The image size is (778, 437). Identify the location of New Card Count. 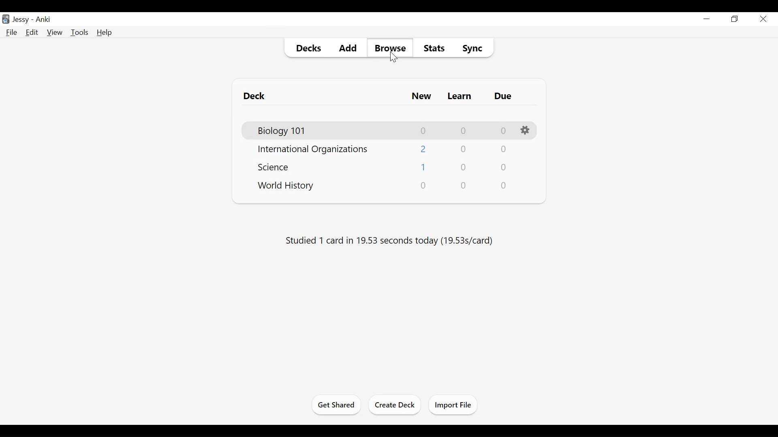
(423, 186).